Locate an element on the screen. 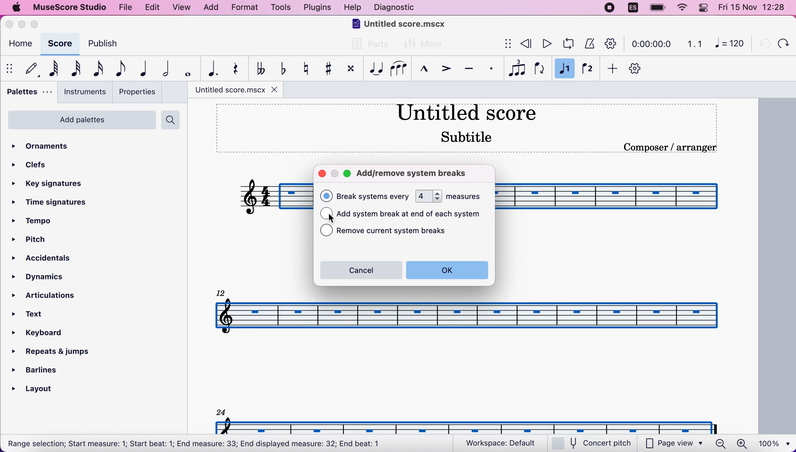  100% is located at coordinates (773, 443).